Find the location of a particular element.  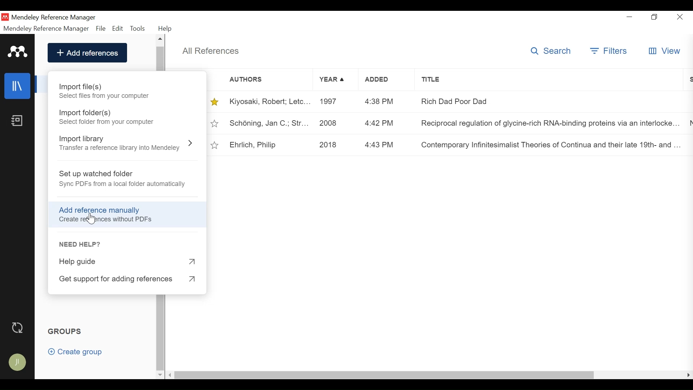

View is located at coordinates (665, 51).